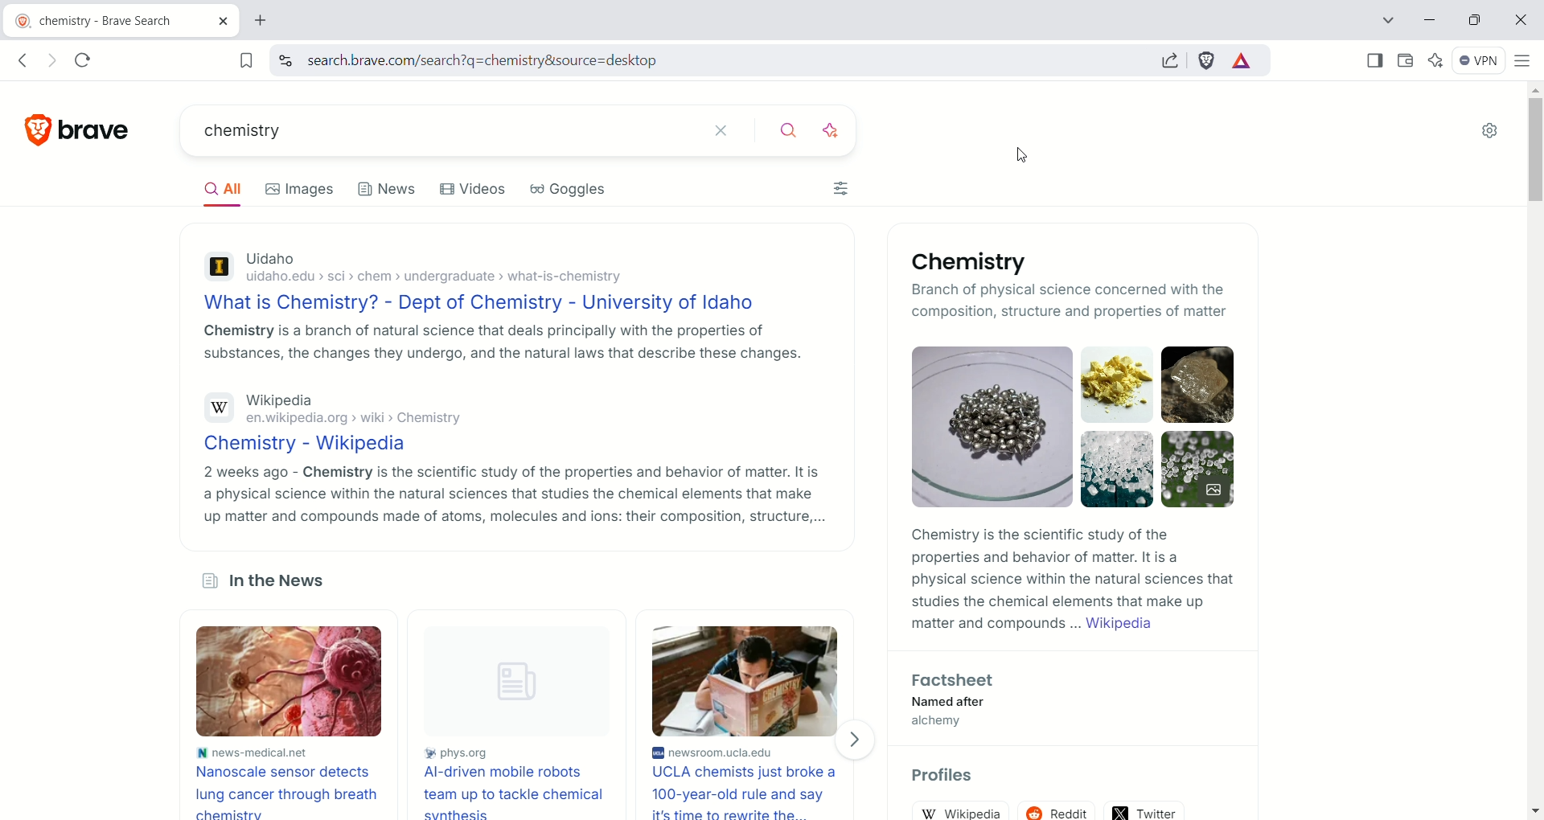 The height and width of the screenshot is (820, 1544). I want to click on VPN, so click(1480, 63).